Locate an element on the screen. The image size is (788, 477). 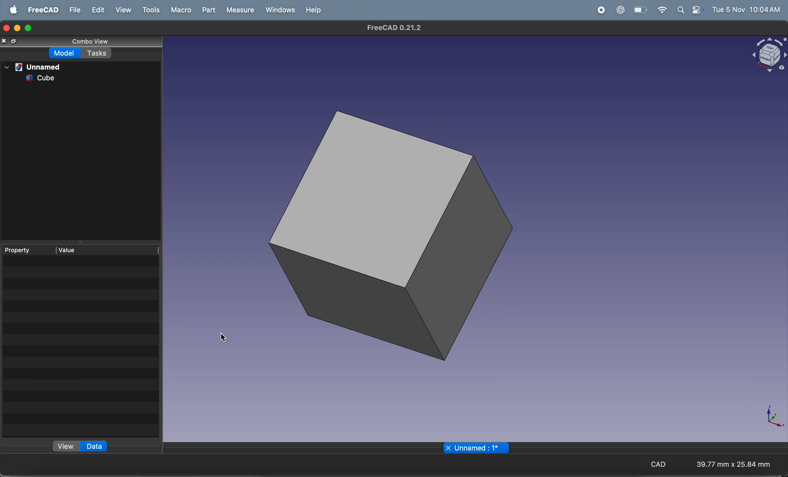
apple widgets is located at coordinates (682, 10).